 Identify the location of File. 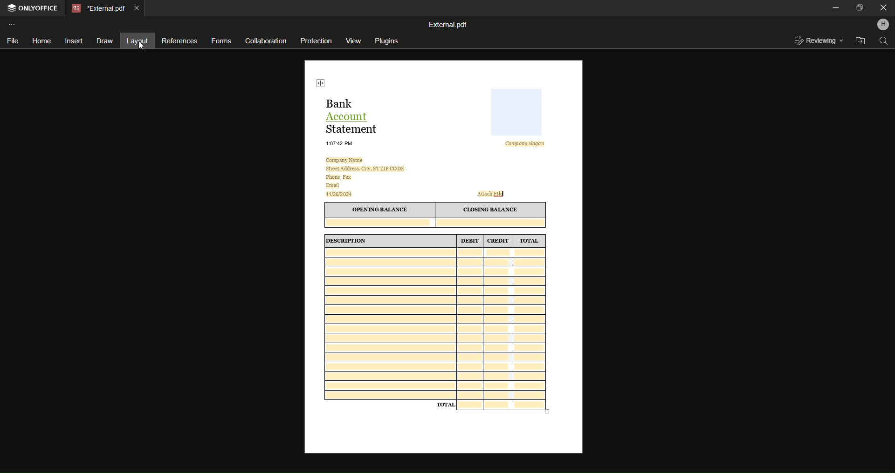
(14, 41).